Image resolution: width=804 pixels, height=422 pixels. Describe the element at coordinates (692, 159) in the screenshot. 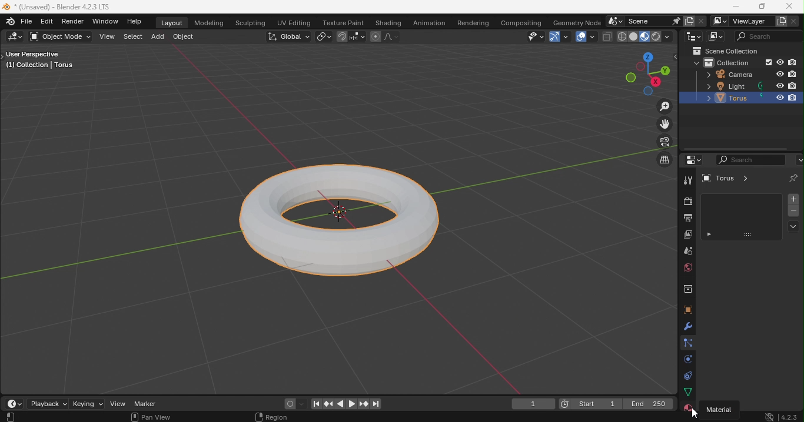

I see `Editor type` at that location.